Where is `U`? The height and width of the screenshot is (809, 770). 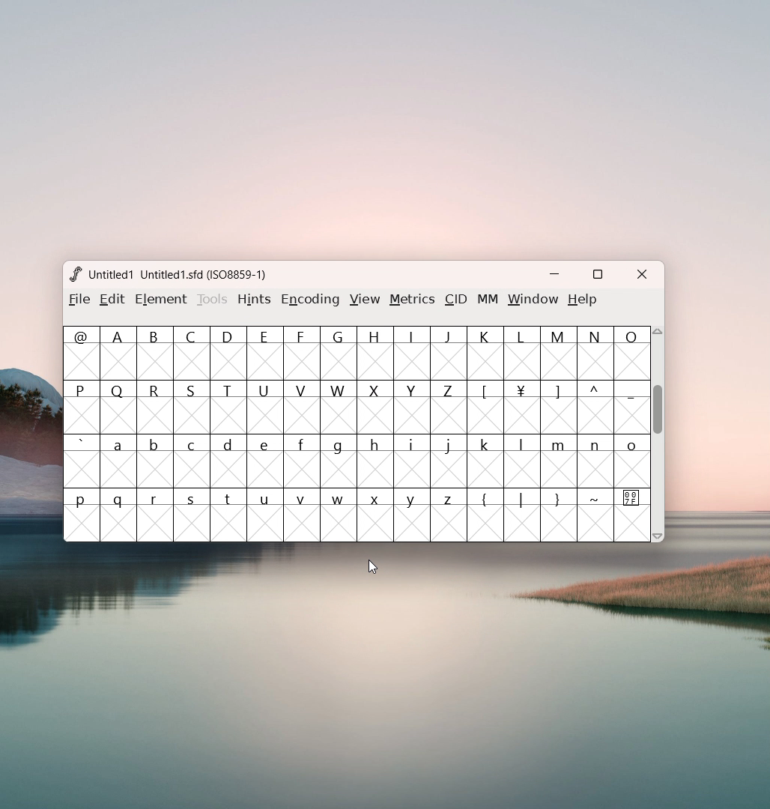
U is located at coordinates (267, 408).